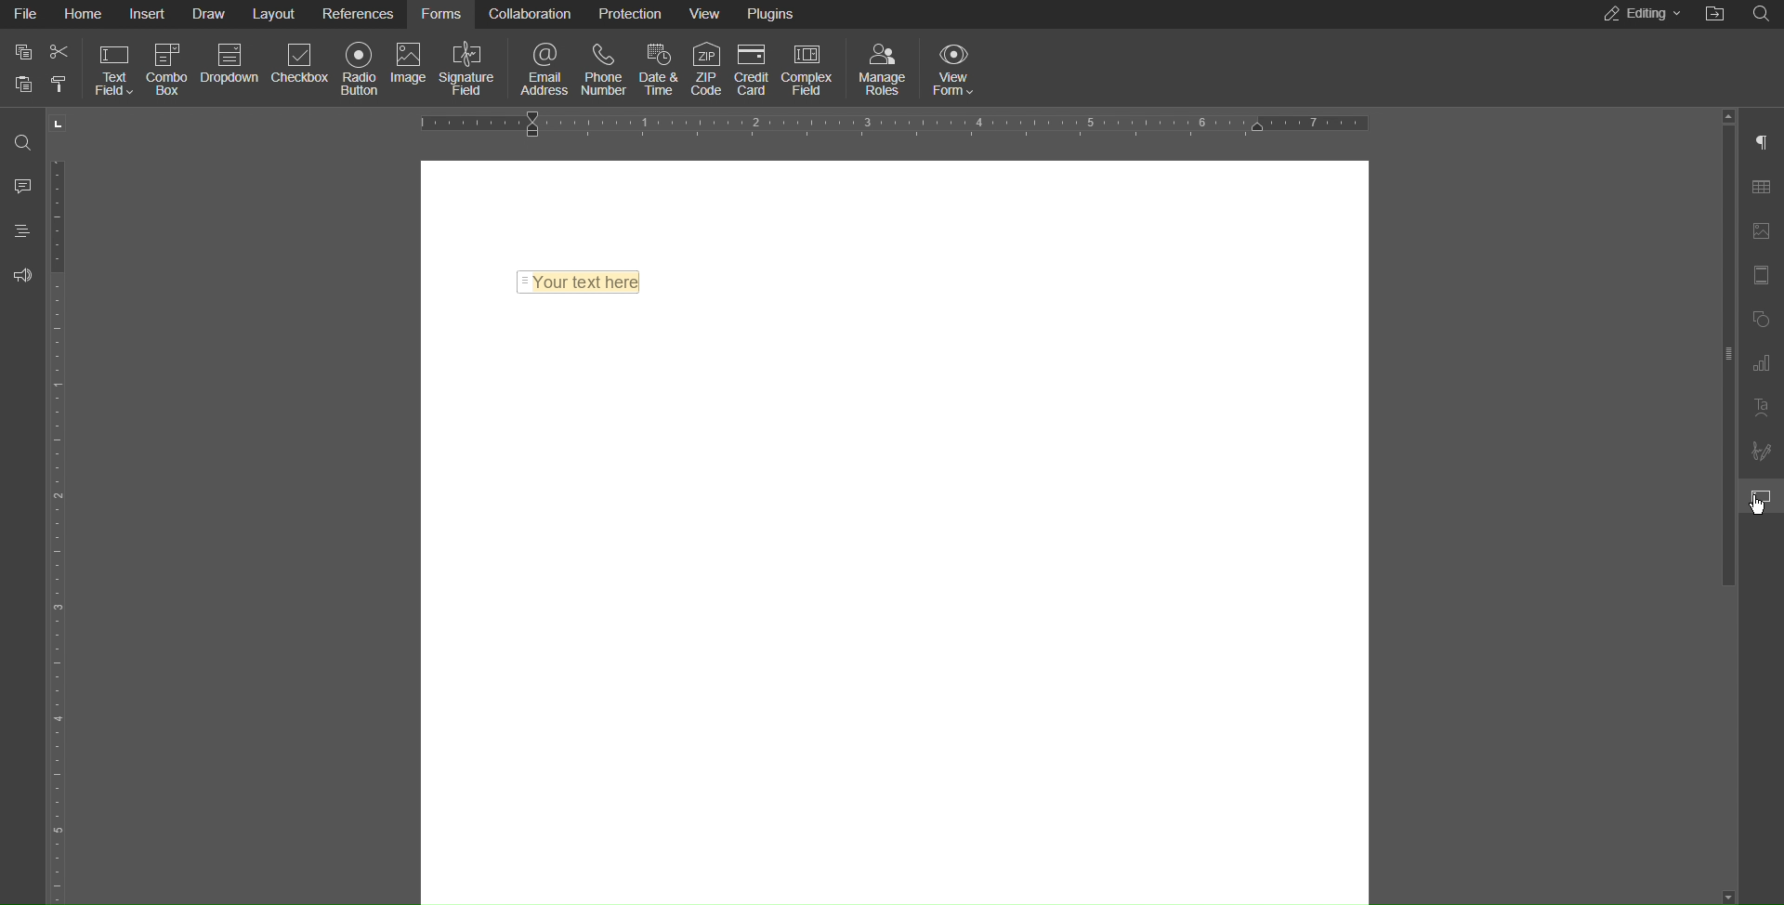 This screenshot has width=1784, height=905. I want to click on Feedback and Support, so click(21, 275).